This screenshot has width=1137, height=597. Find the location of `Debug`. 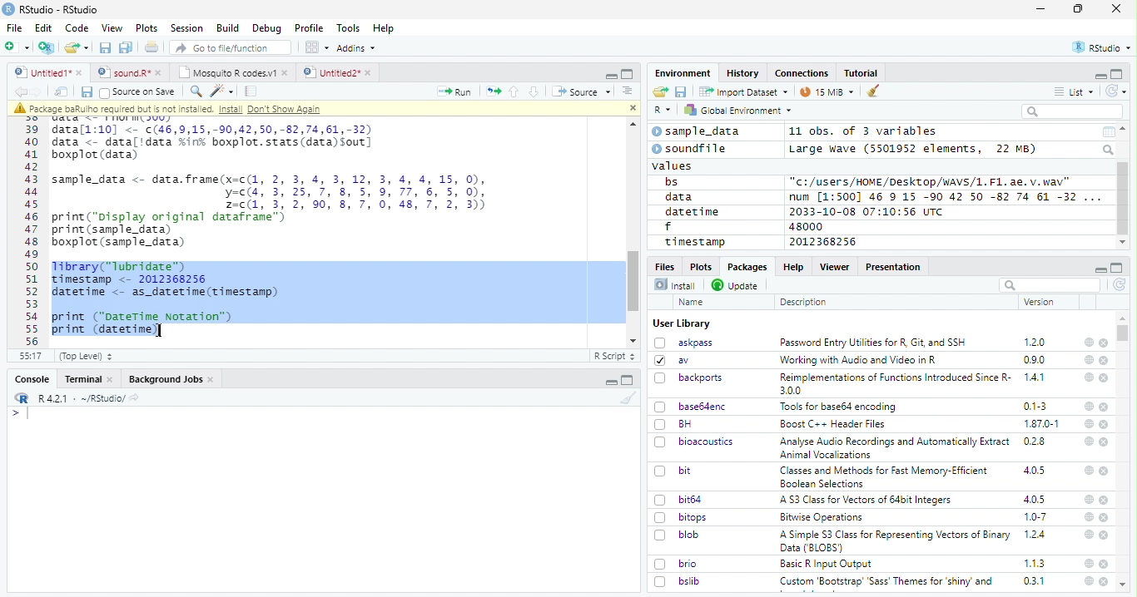

Debug is located at coordinates (267, 28).